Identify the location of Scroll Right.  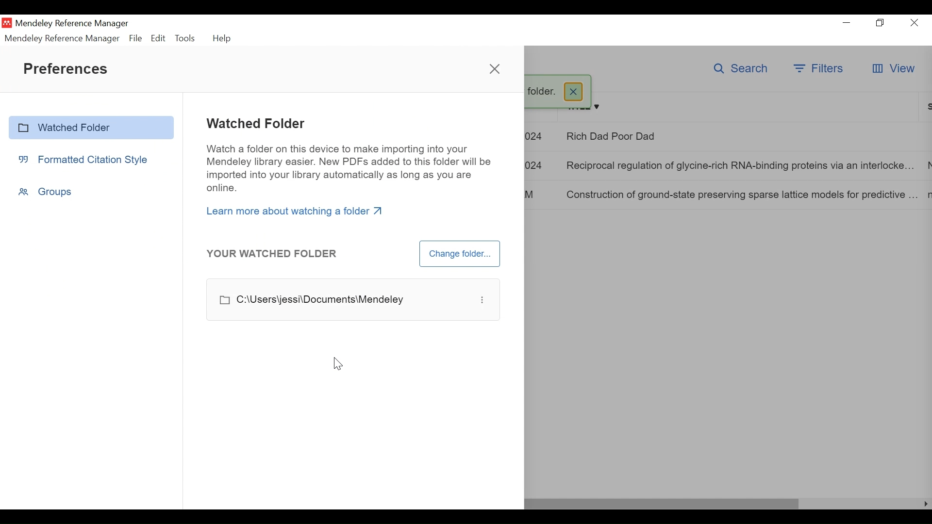
(924, 504).